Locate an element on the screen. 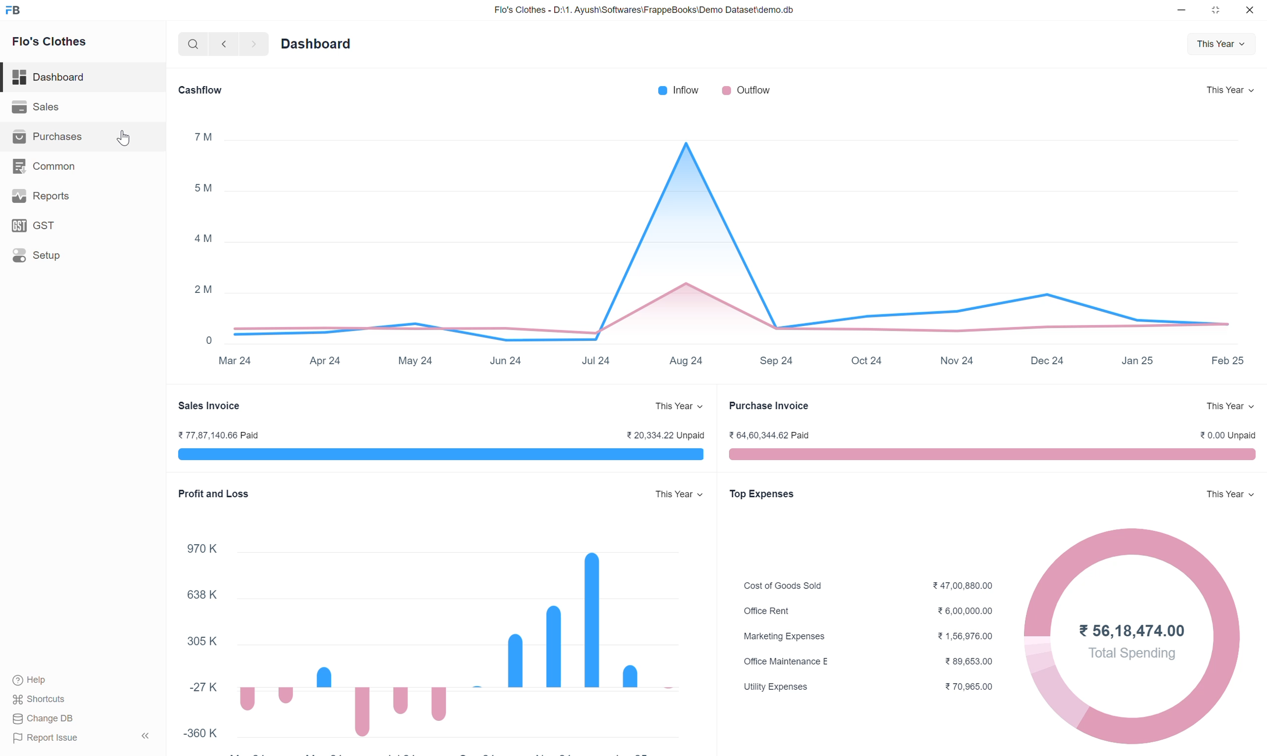 The image size is (1267, 756). resize is located at coordinates (1214, 10).